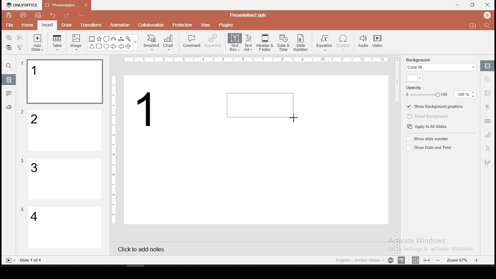 This screenshot has height=279, width=496. I want to click on insert, so click(47, 25).